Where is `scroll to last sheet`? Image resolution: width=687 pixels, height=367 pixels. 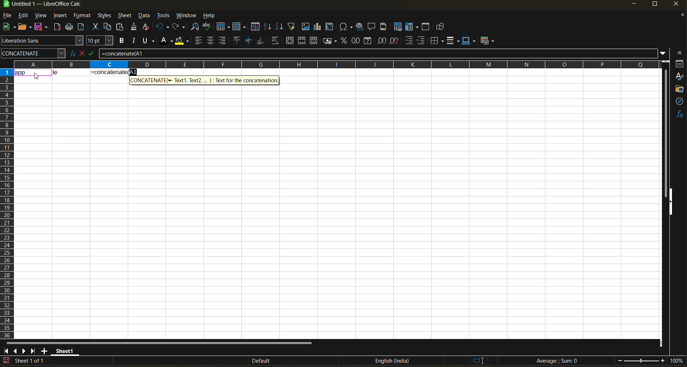
scroll to last sheet is located at coordinates (33, 351).